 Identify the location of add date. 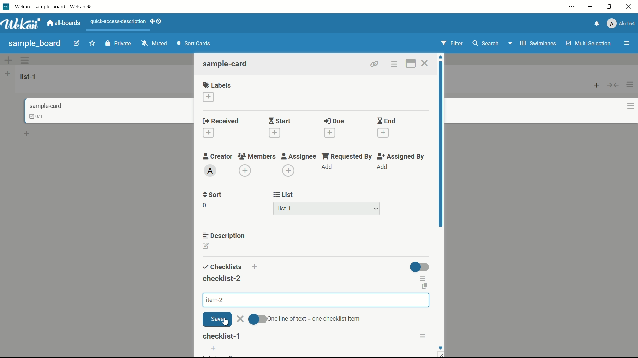
(329, 133).